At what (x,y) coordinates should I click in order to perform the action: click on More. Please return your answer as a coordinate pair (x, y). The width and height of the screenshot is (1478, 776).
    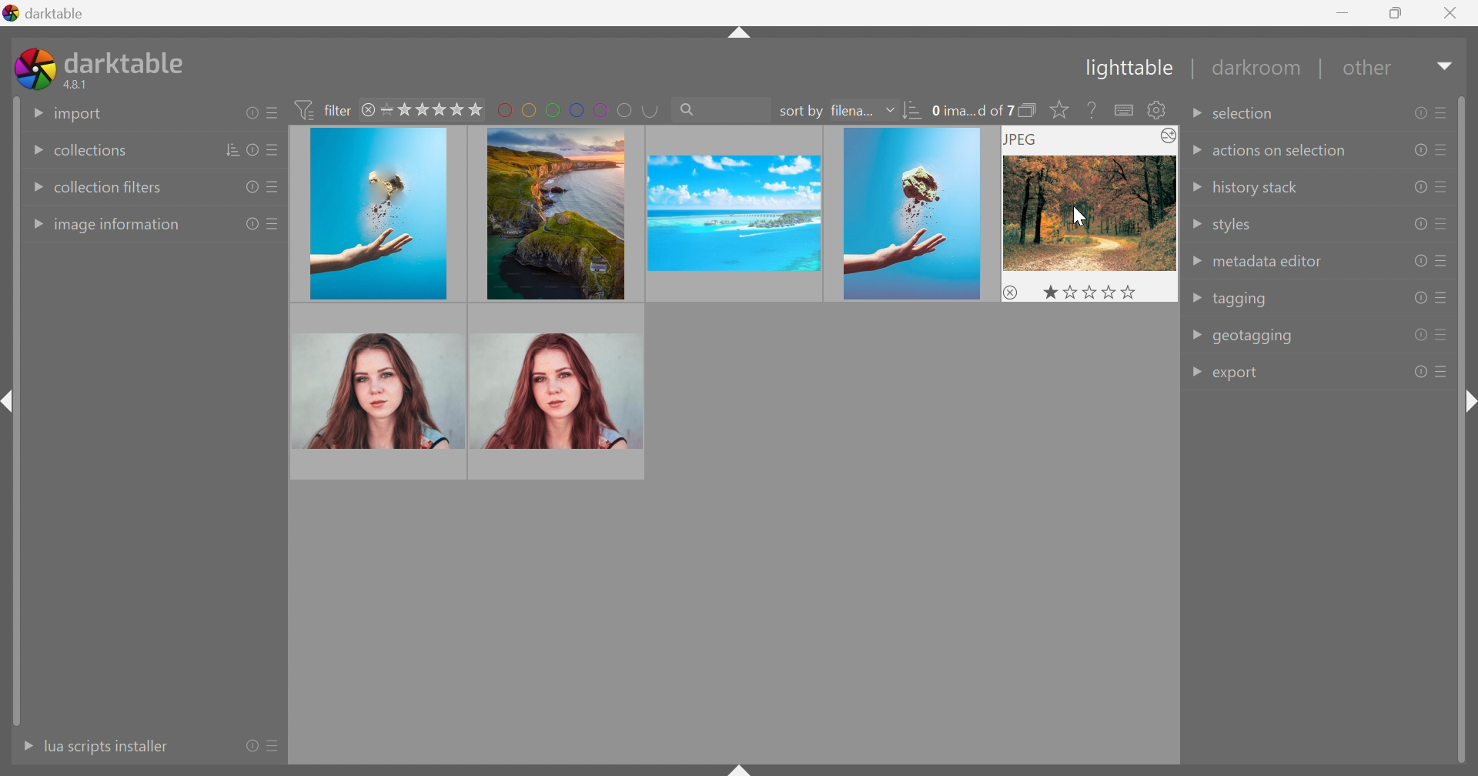
    Looking at the image, I should click on (22, 746).